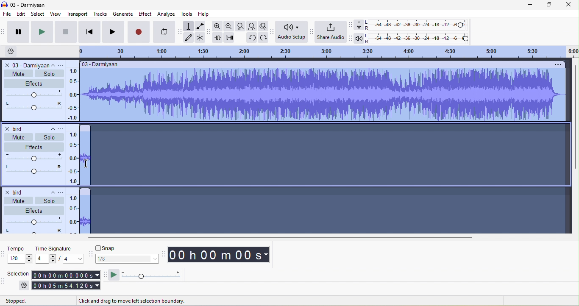 This screenshot has width=579, height=306. I want to click on click and drag to move left selection boundary, so click(134, 301).